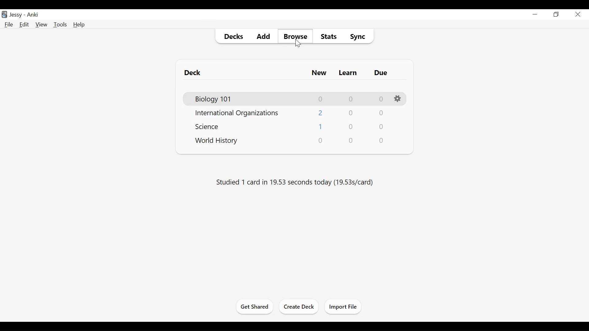 The image size is (589, 331). I want to click on New Card Count, so click(321, 112).